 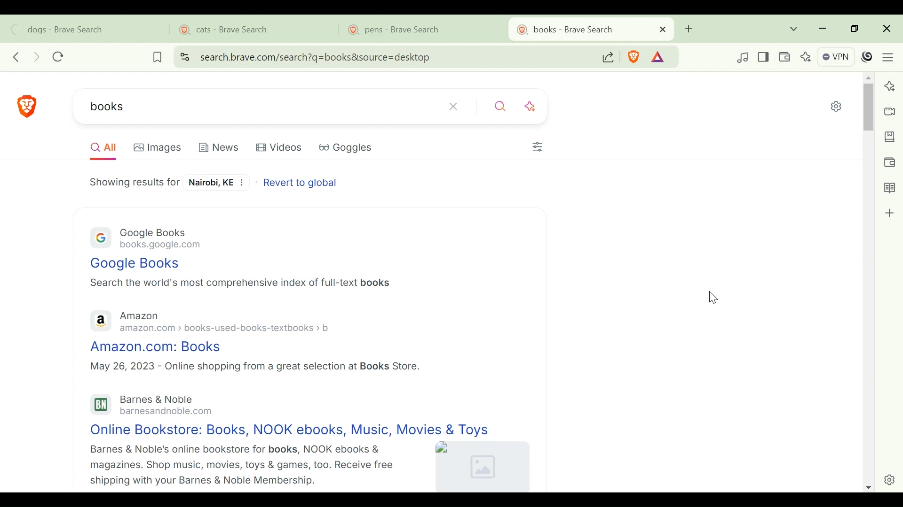 I want to click on Click to go back, so click(x=16, y=56).